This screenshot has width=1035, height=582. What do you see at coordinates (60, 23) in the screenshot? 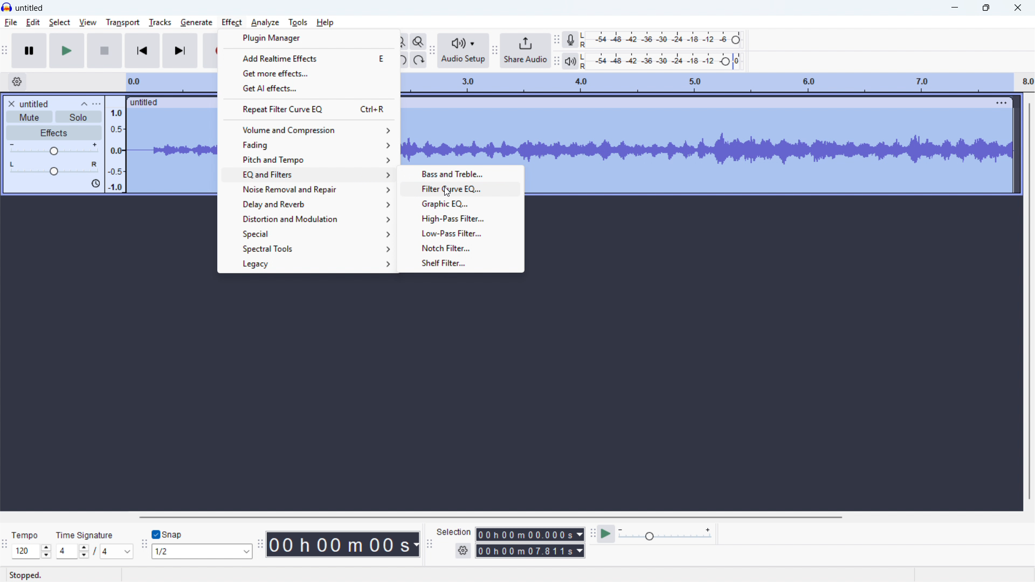
I see `select` at bounding box center [60, 23].